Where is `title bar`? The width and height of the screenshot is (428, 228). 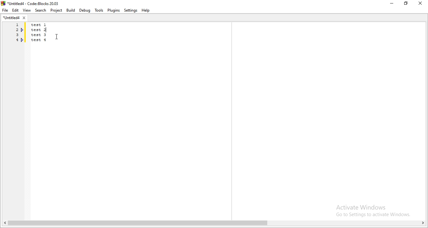
title bar is located at coordinates (33, 3).